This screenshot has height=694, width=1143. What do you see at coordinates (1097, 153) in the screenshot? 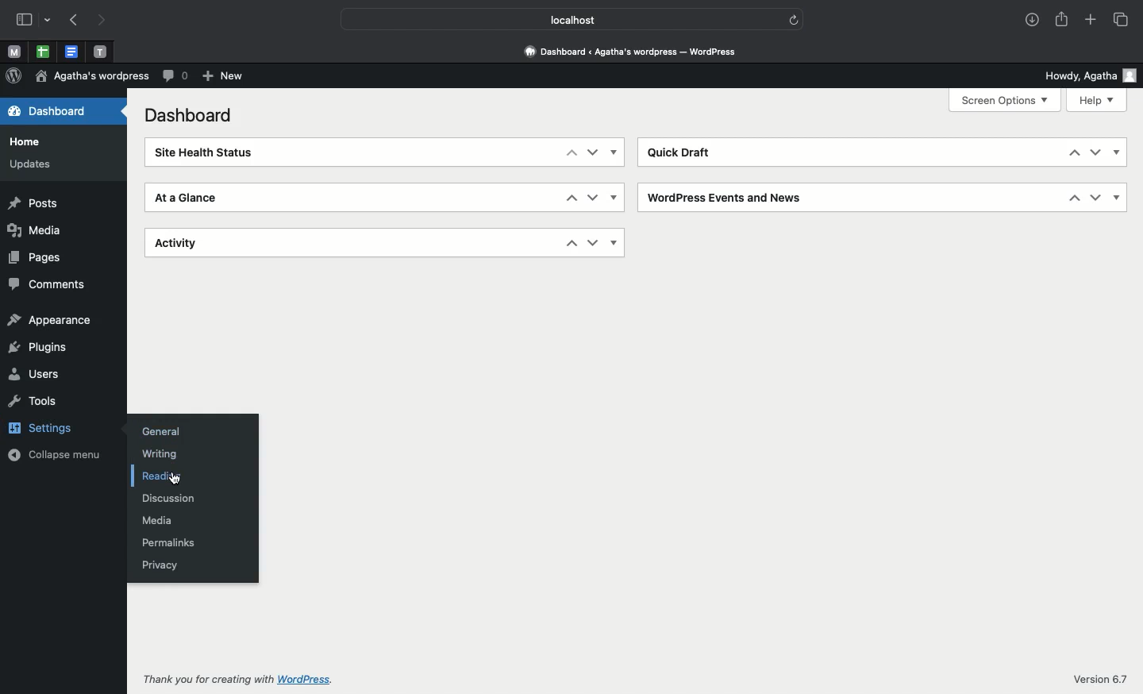
I see `Down` at bounding box center [1097, 153].